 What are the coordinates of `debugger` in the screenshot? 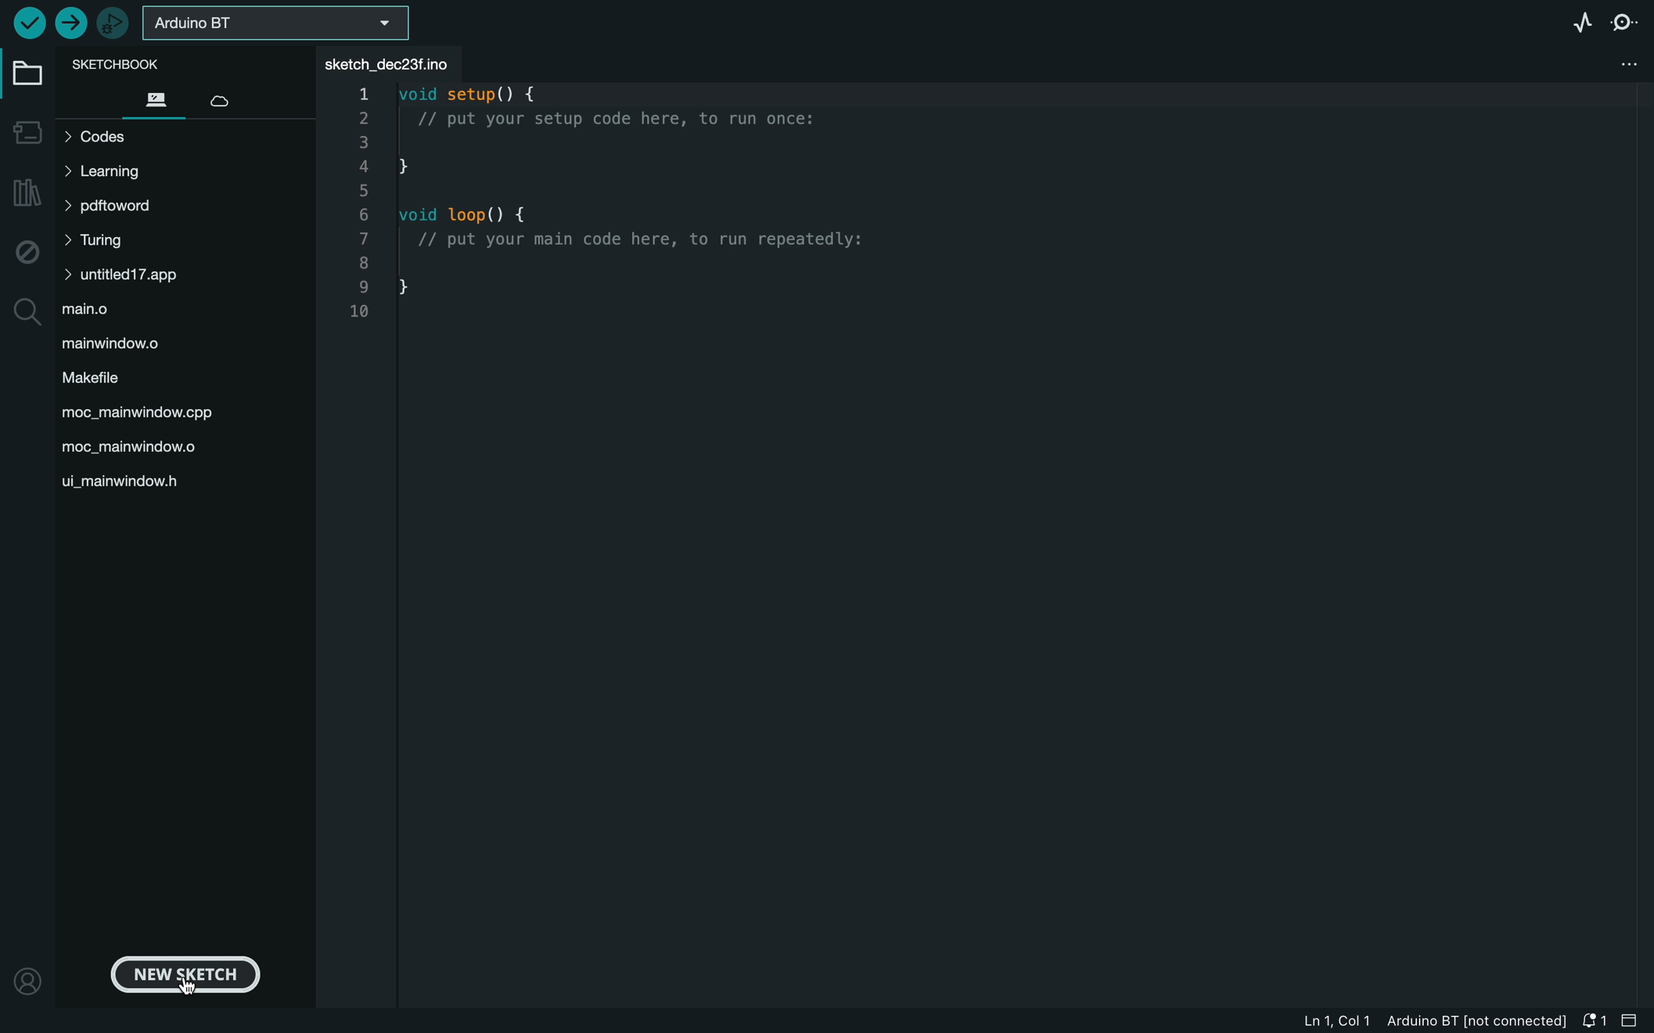 It's located at (116, 23).